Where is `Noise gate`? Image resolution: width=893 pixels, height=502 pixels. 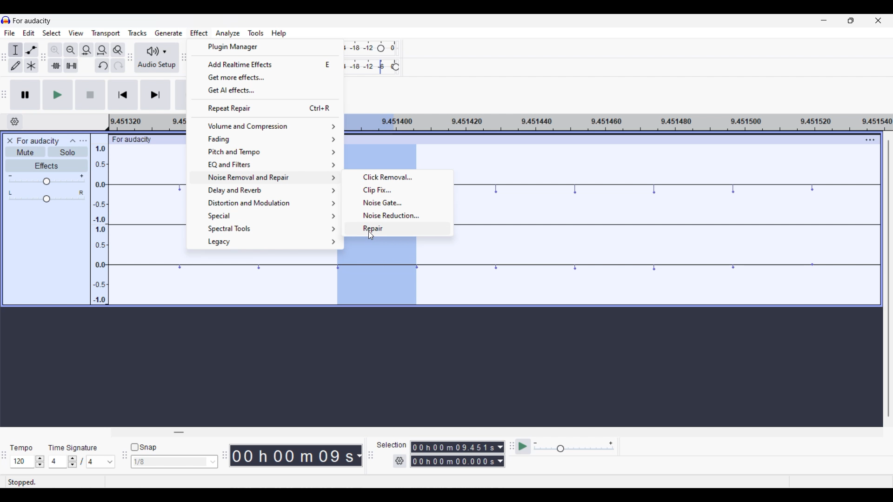
Noise gate is located at coordinates (396, 202).